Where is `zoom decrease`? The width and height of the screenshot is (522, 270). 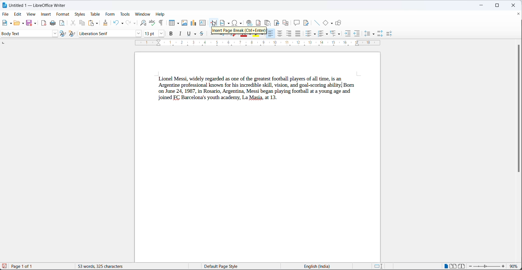 zoom decrease is located at coordinates (470, 266).